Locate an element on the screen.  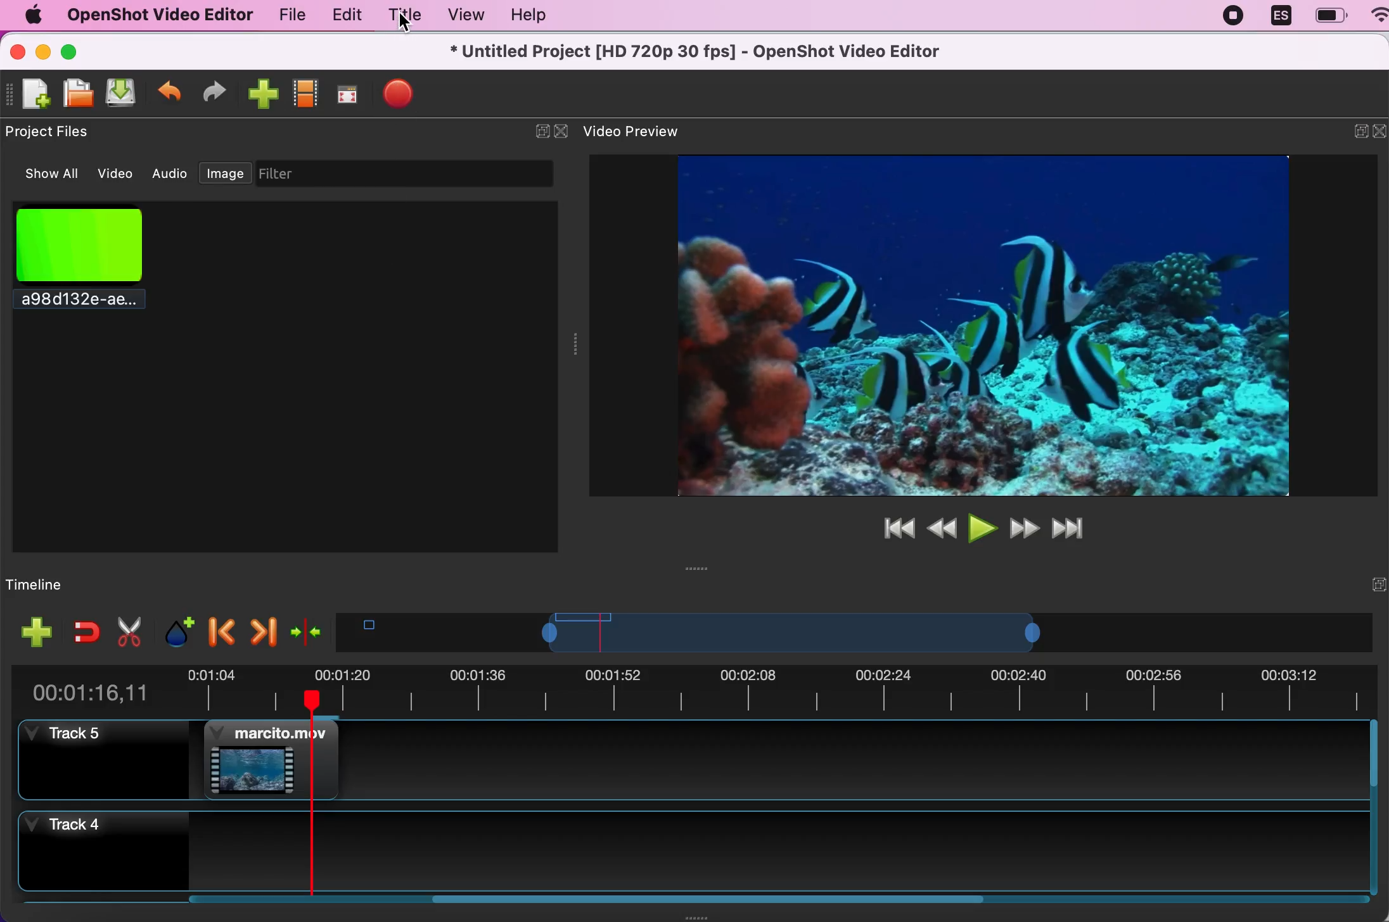
battery is located at coordinates (1330, 15).